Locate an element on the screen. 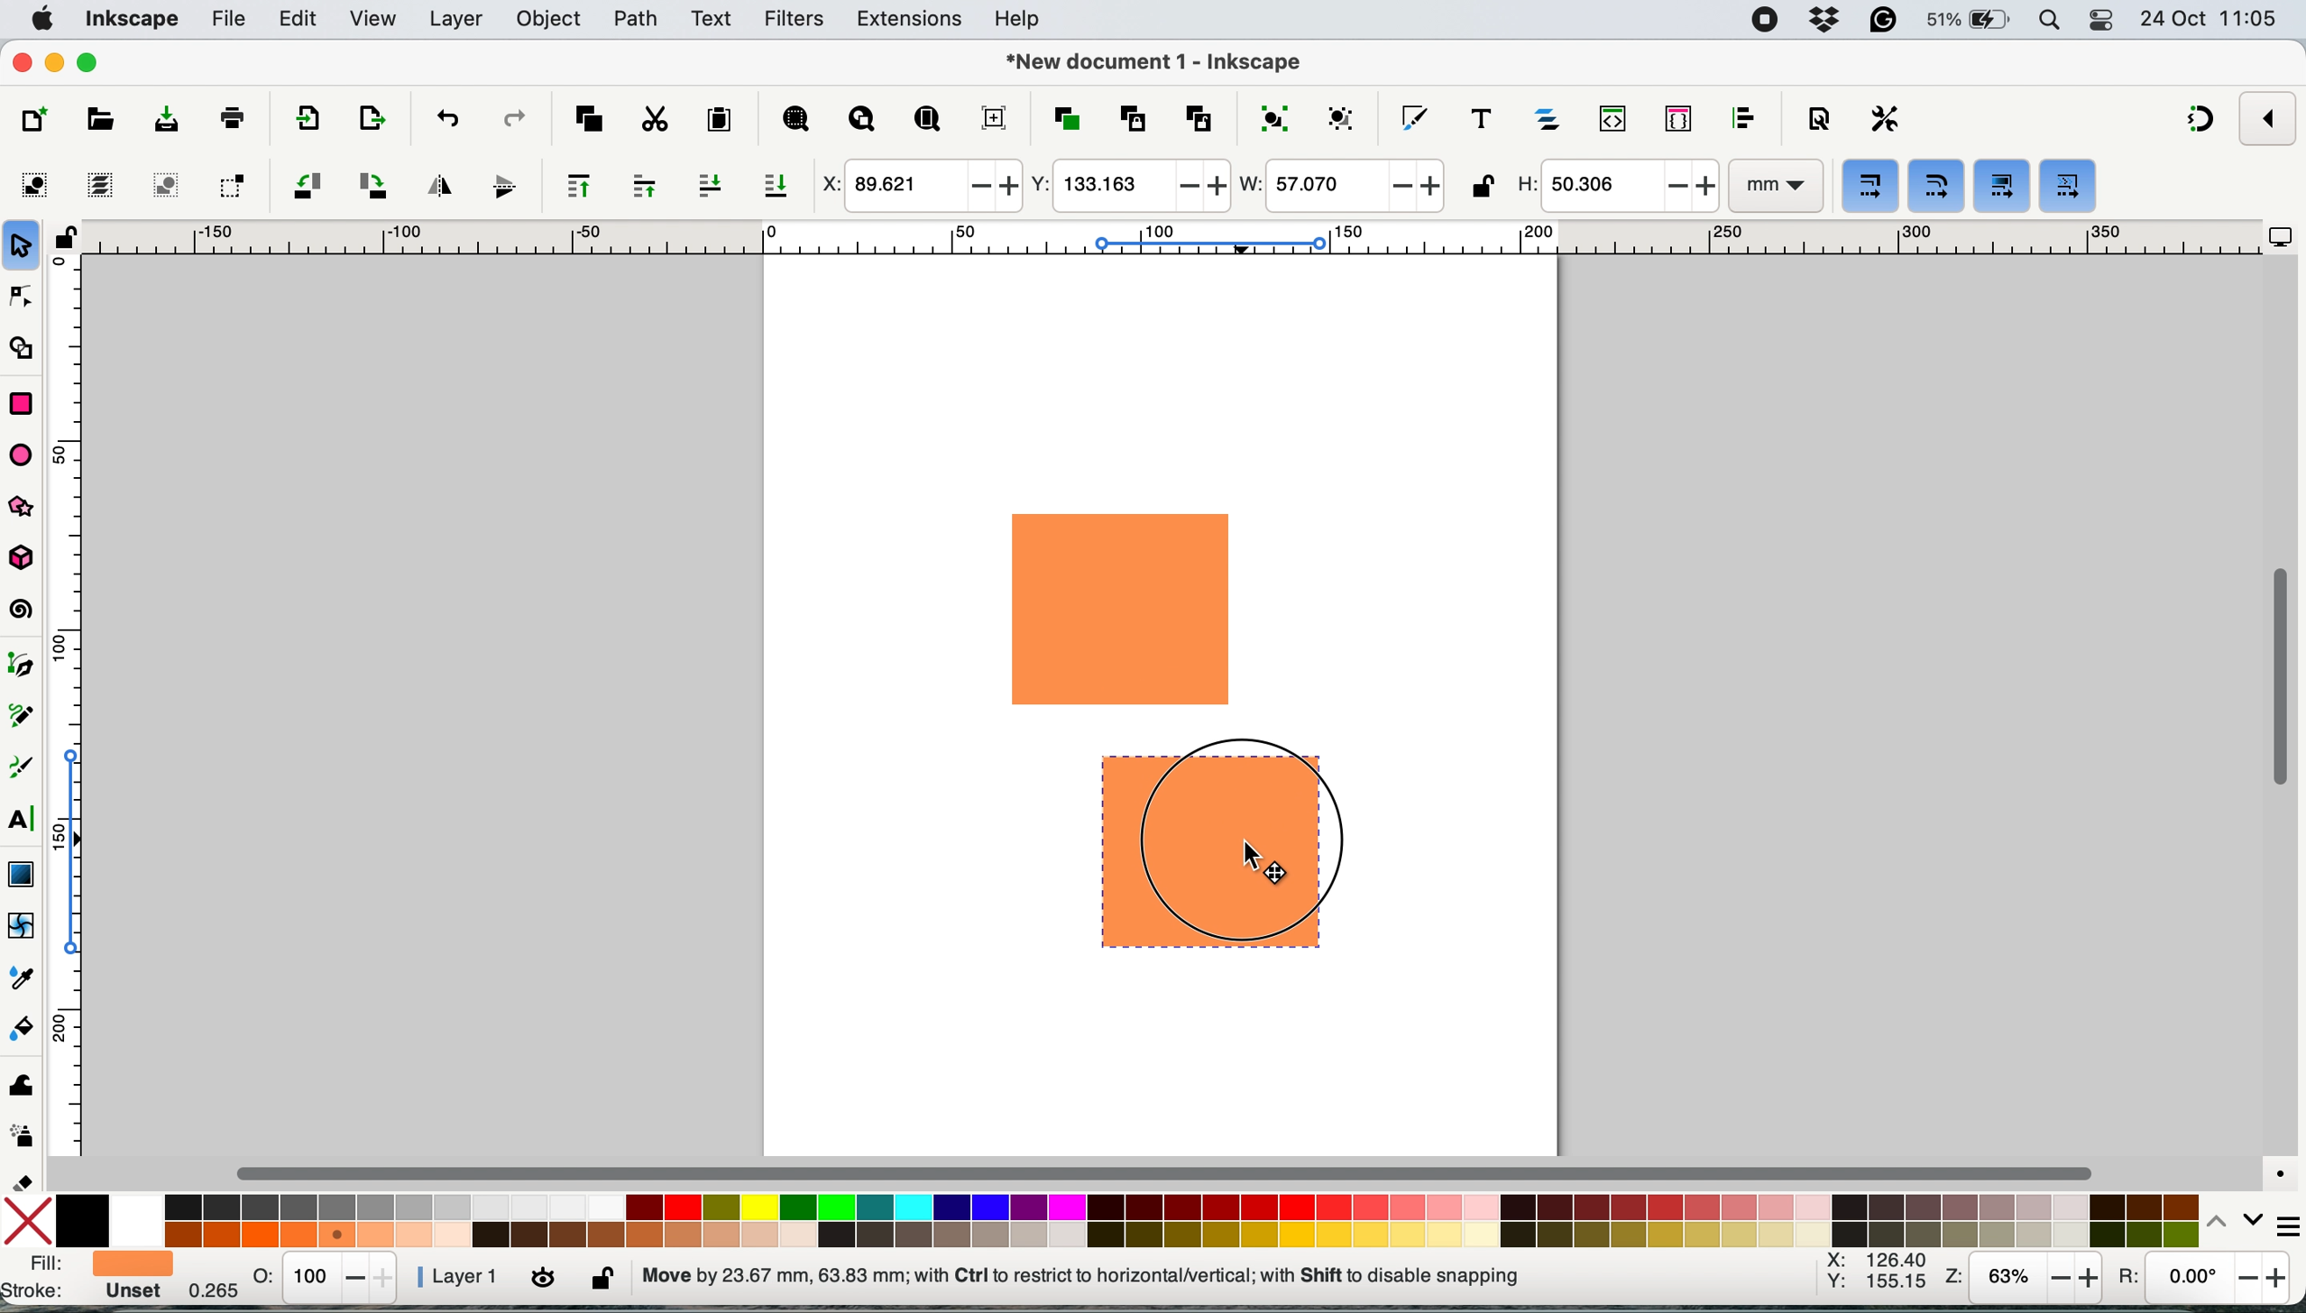 This screenshot has height=1313, width=2306. align and distribute is located at coordinates (1743, 118).